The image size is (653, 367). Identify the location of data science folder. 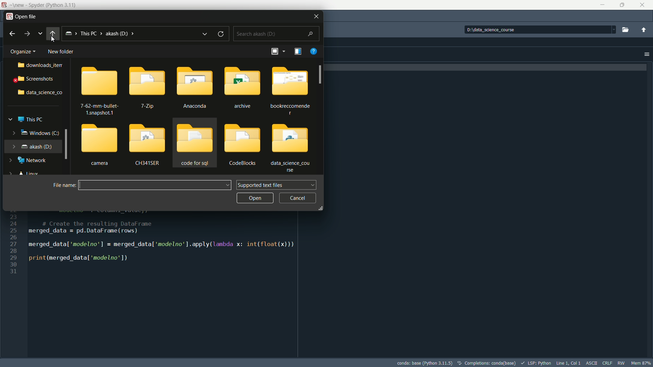
(39, 93).